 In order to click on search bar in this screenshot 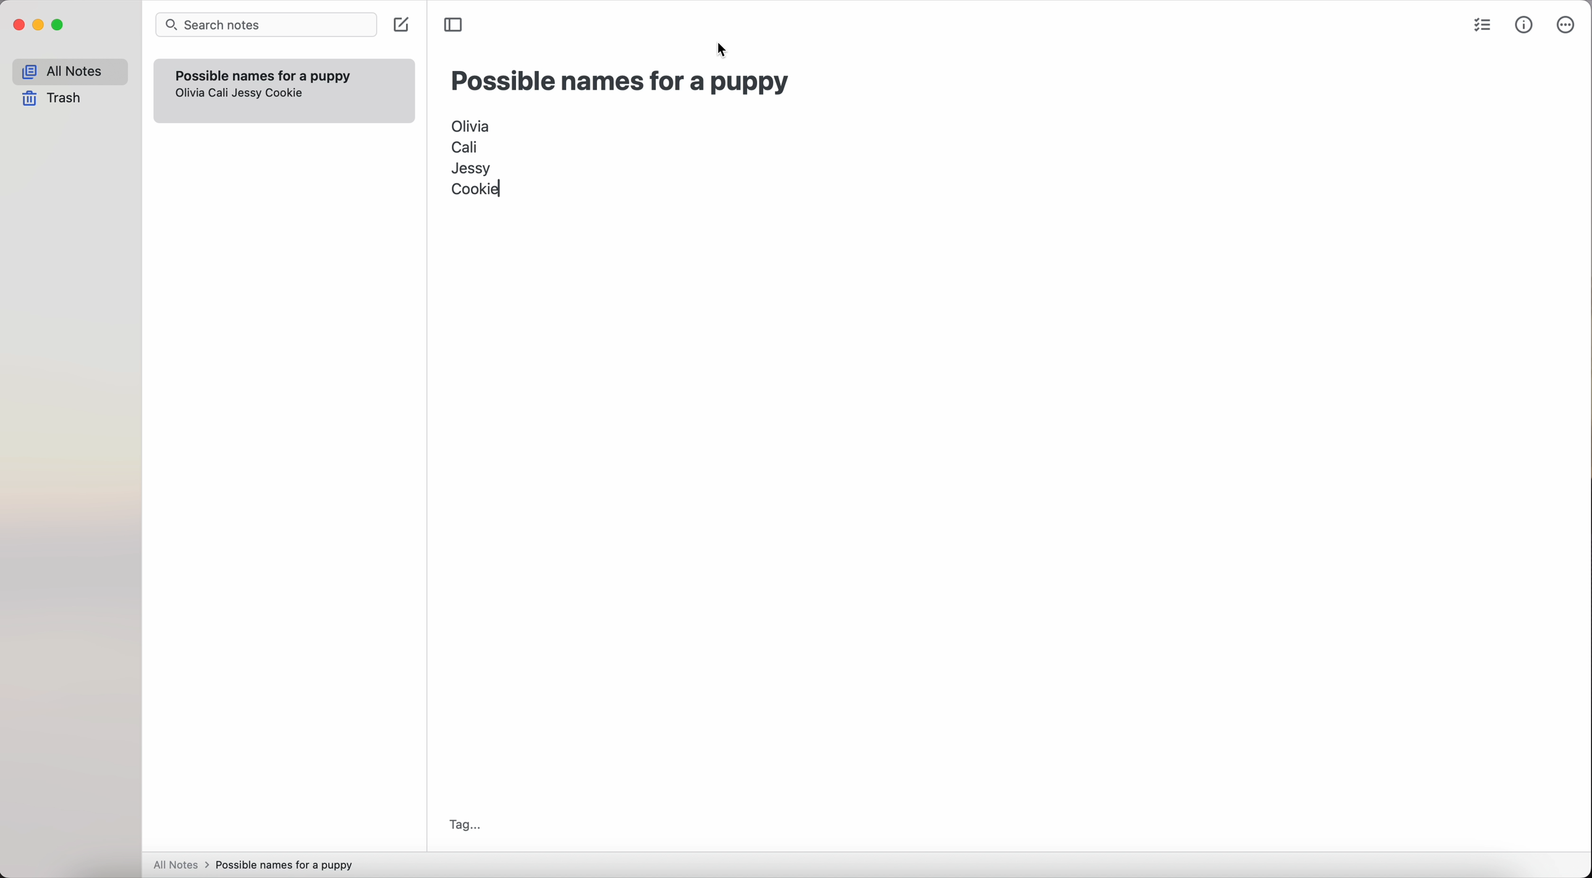, I will do `click(266, 26)`.